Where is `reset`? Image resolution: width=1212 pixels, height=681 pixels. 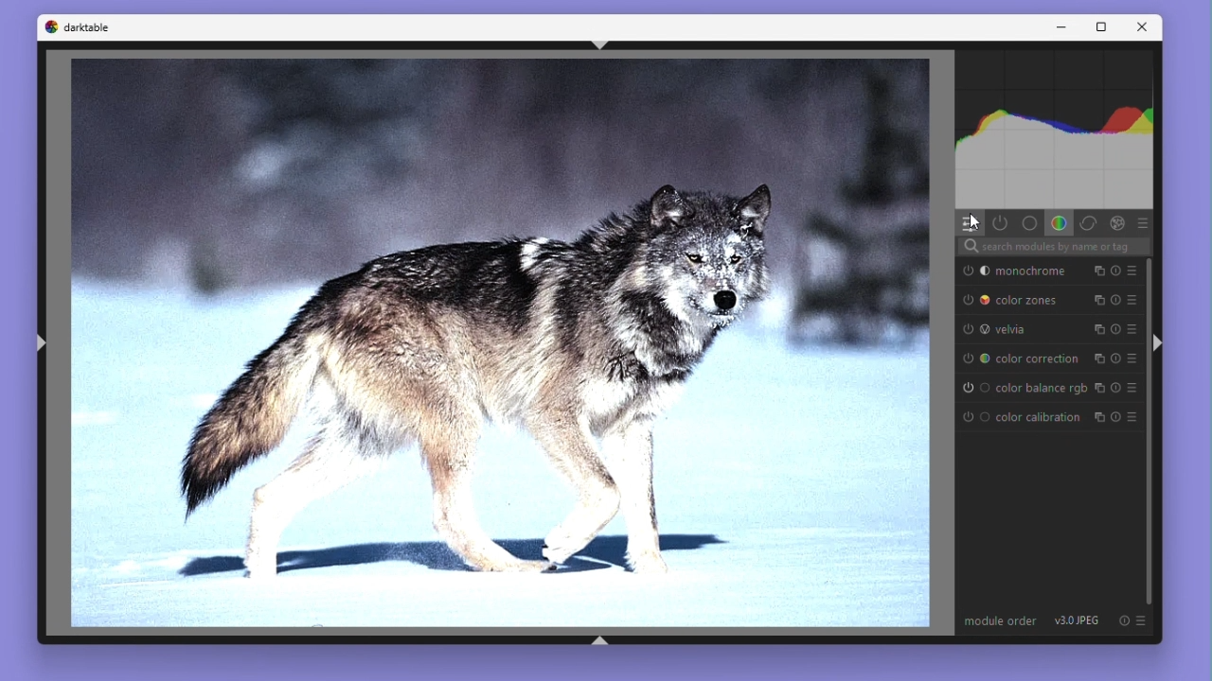 reset is located at coordinates (1115, 387).